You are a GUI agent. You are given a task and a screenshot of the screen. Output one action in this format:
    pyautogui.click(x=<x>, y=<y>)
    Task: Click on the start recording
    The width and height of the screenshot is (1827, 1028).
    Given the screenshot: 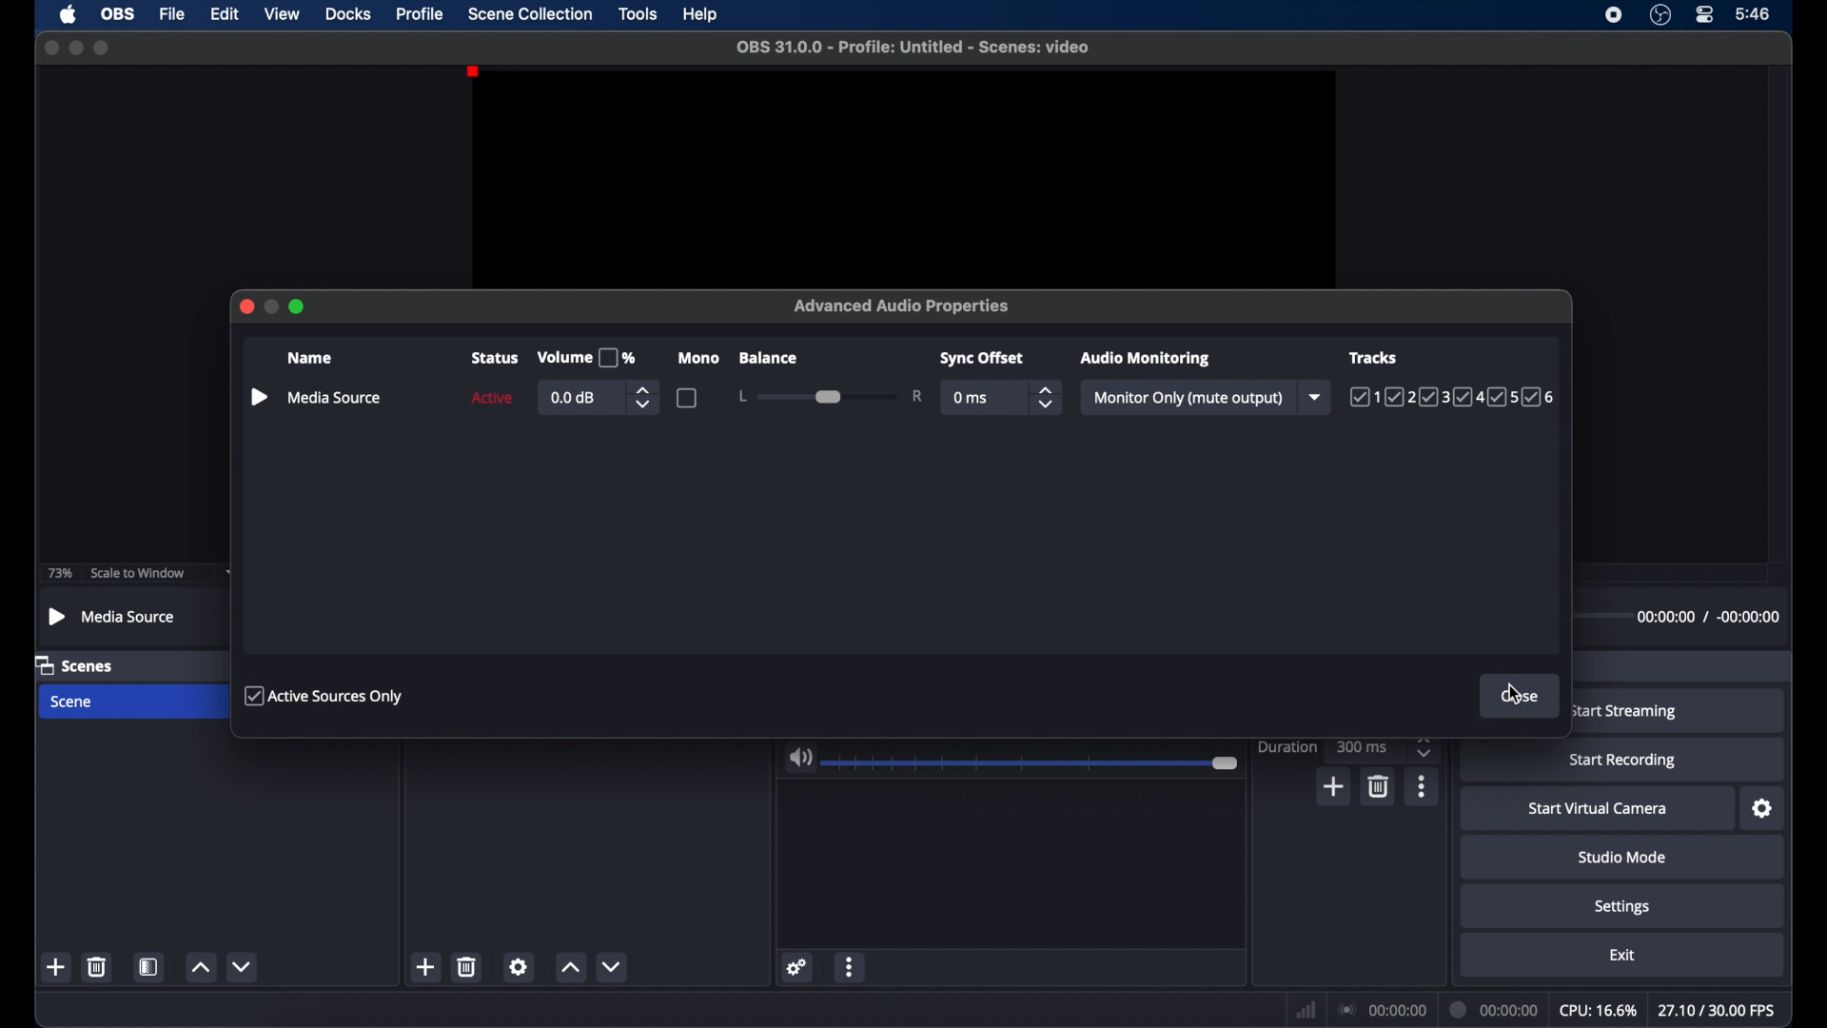 What is the action you would take?
    pyautogui.click(x=1625, y=761)
    